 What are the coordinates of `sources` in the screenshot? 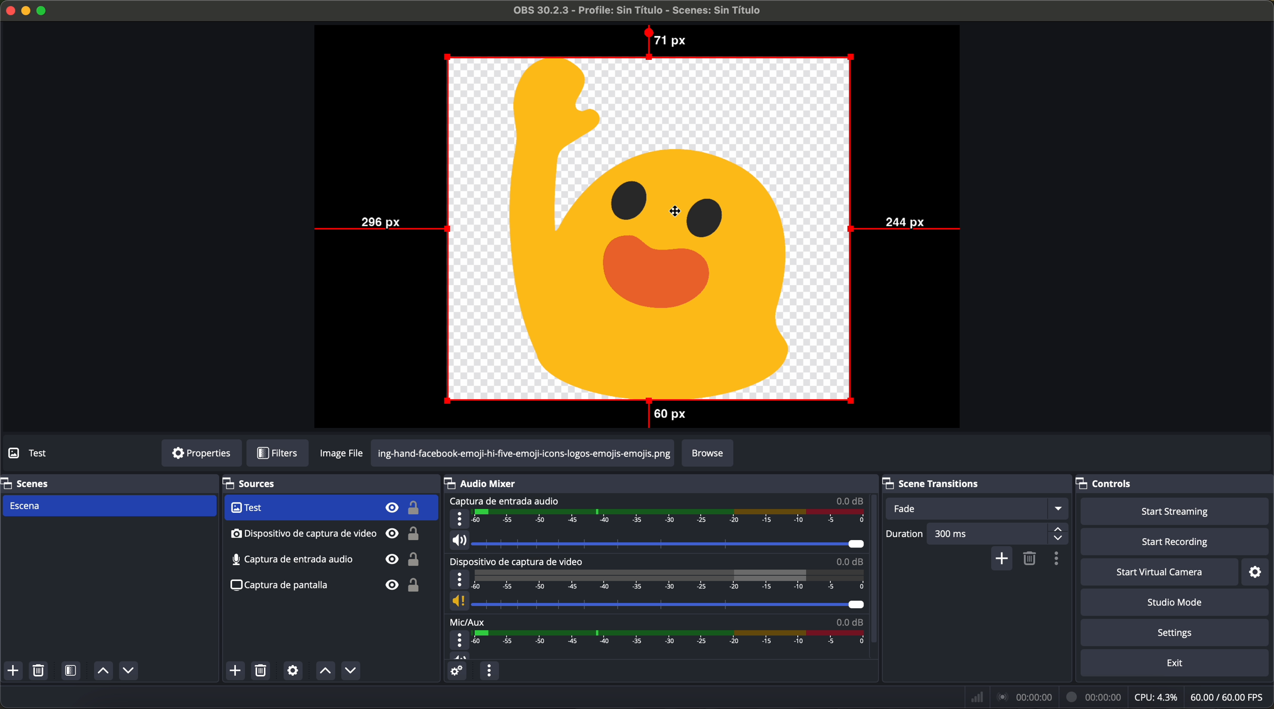 It's located at (262, 484).